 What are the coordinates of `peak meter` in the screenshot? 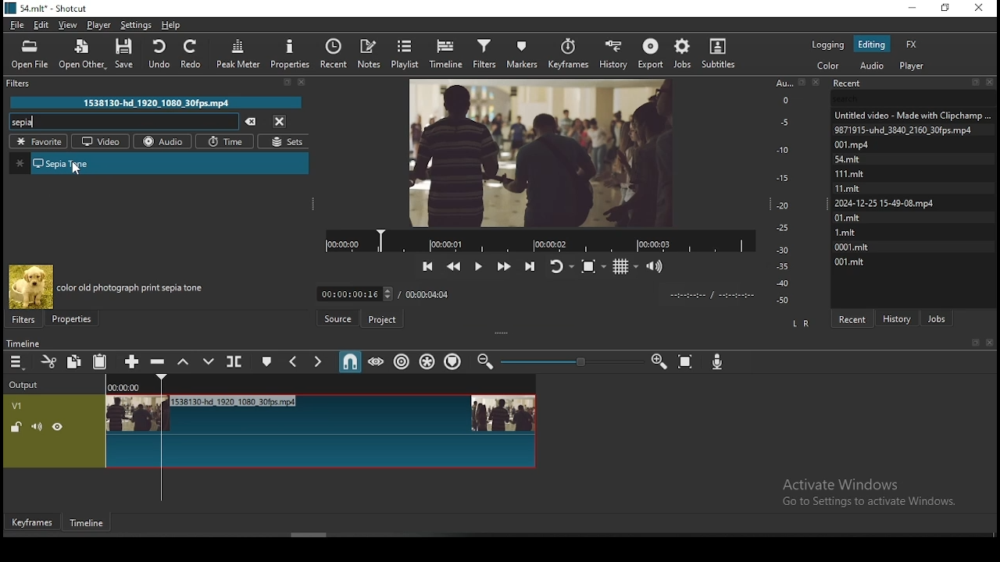 It's located at (237, 53).